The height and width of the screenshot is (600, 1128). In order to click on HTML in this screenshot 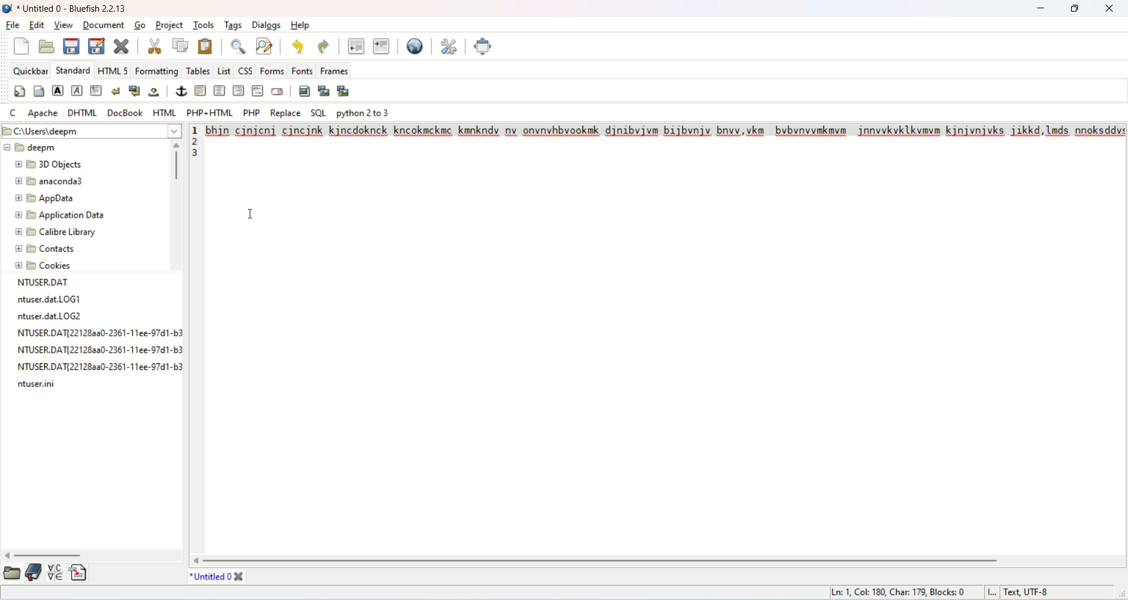, I will do `click(164, 113)`.